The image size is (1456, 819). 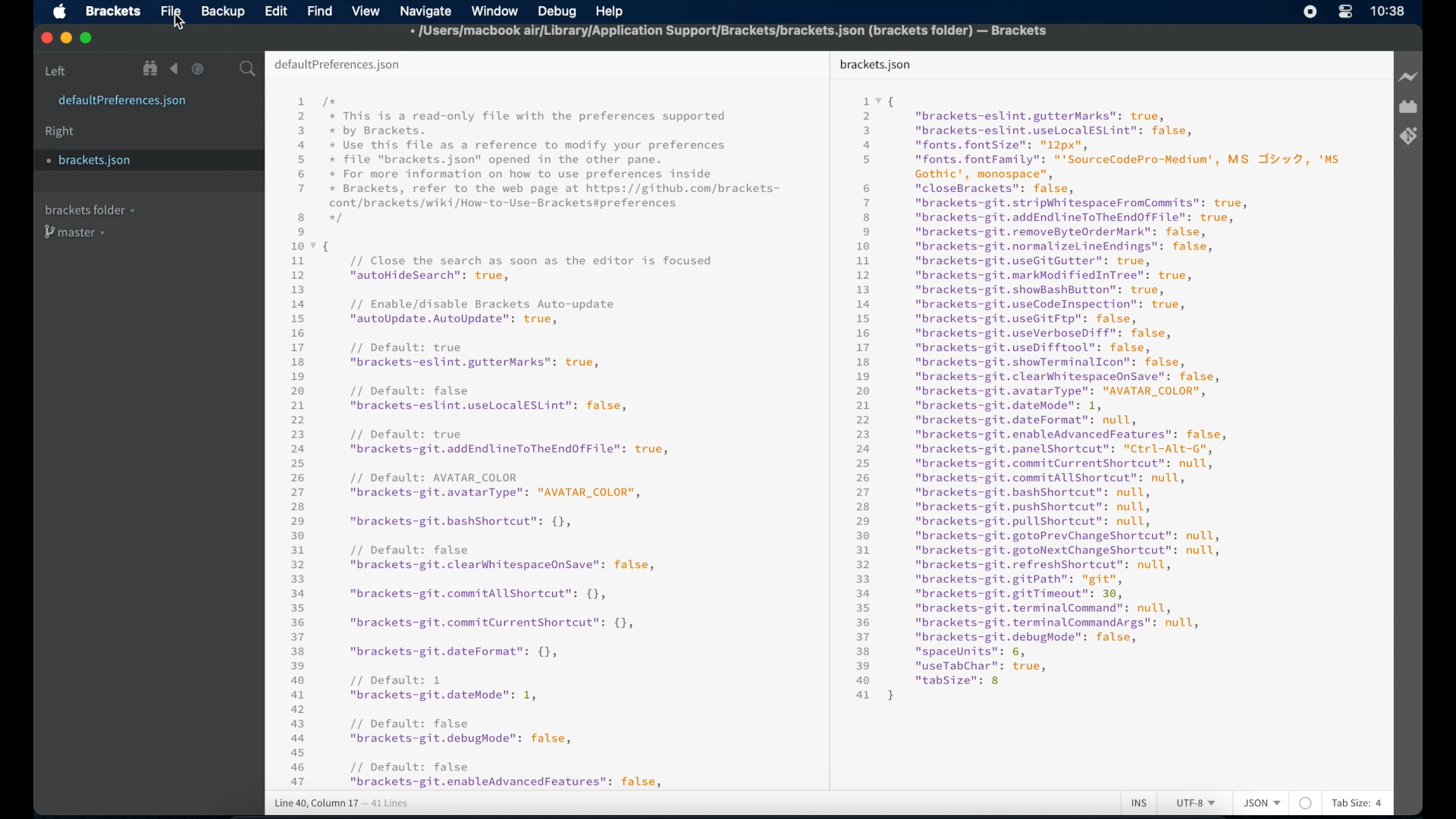 I want to click on split the editor vertical or horizontal, so click(x=222, y=70).